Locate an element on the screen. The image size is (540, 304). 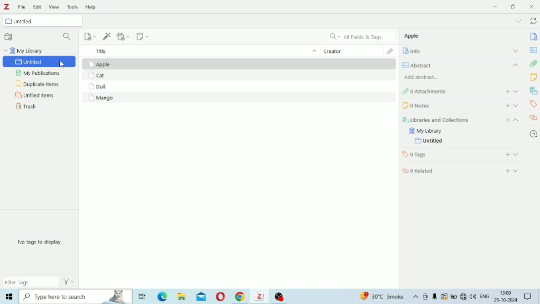
Cat is located at coordinates (98, 75).